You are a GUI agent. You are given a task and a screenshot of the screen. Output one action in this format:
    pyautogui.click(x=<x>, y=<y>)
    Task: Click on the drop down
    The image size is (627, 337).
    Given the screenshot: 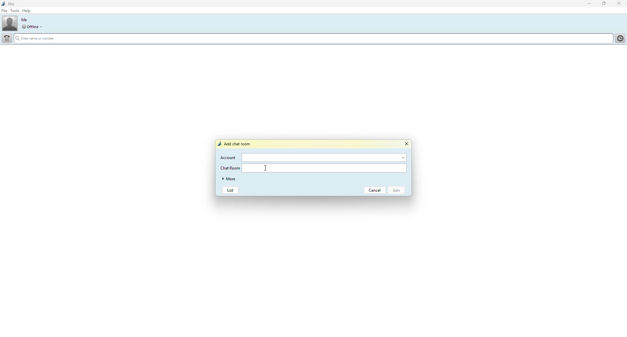 What is the action you would take?
    pyautogui.click(x=42, y=26)
    